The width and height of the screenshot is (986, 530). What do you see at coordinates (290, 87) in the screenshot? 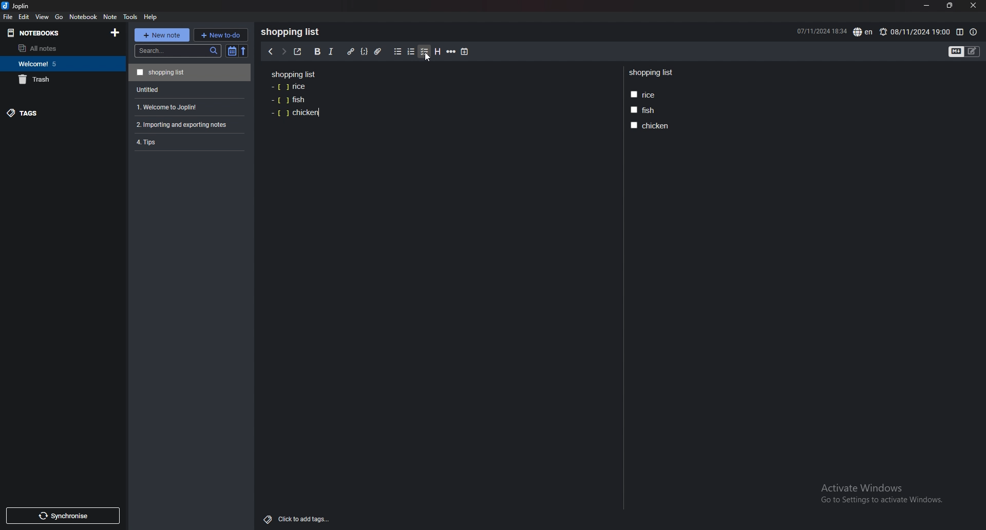
I see `rice` at bounding box center [290, 87].